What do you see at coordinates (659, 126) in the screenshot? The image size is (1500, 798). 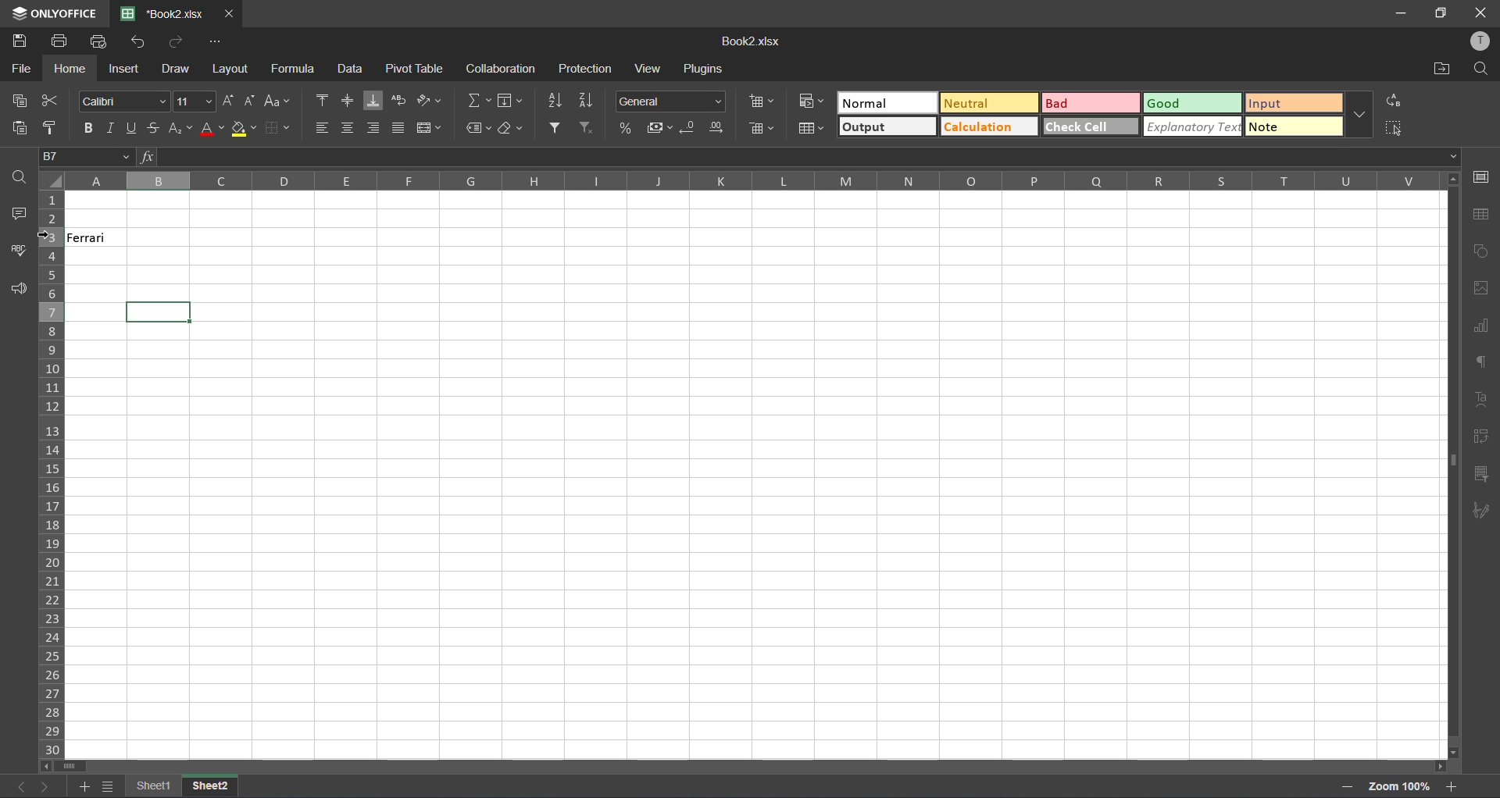 I see `accounting` at bounding box center [659, 126].